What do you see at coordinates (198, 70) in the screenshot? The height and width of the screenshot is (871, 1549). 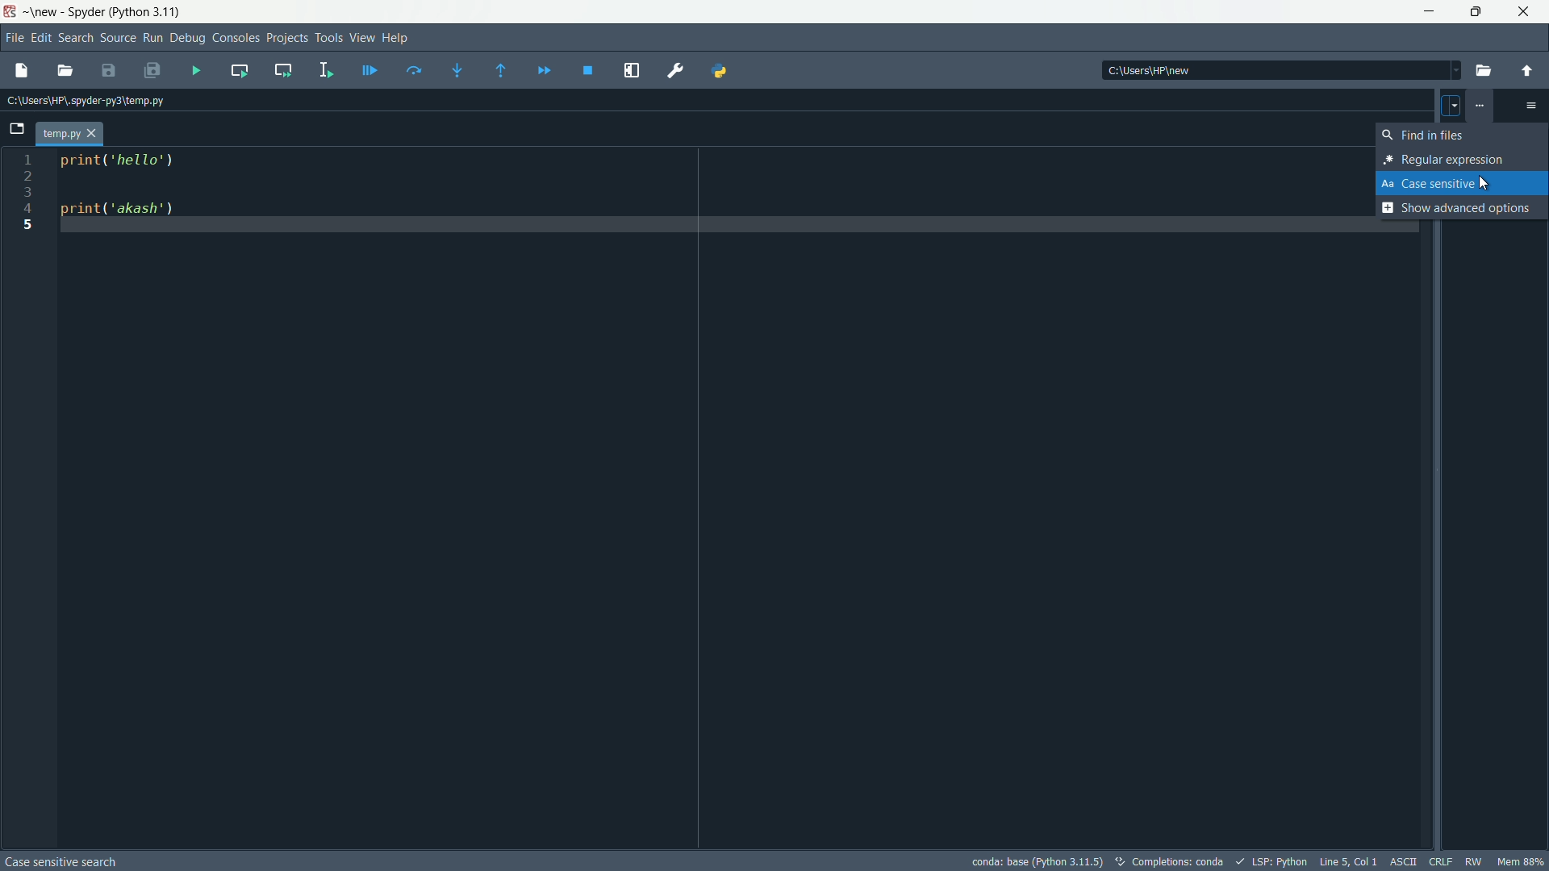 I see `run file` at bounding box center [198, 70].